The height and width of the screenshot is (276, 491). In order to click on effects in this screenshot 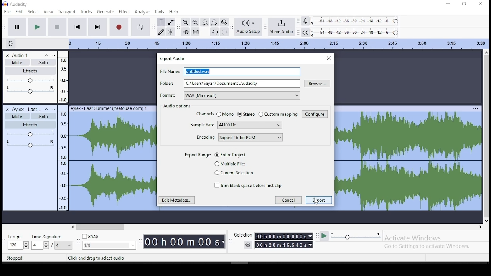, I will do `click(29, 124)`.